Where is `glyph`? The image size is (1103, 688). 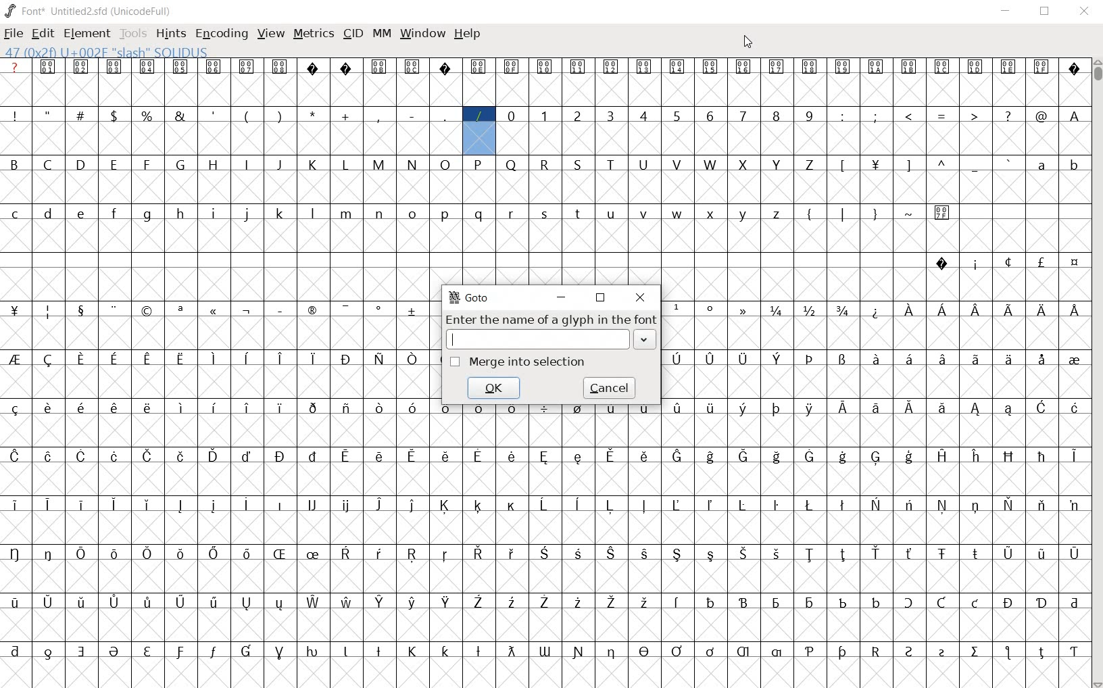 glyph is located at coordinates (544, 166).